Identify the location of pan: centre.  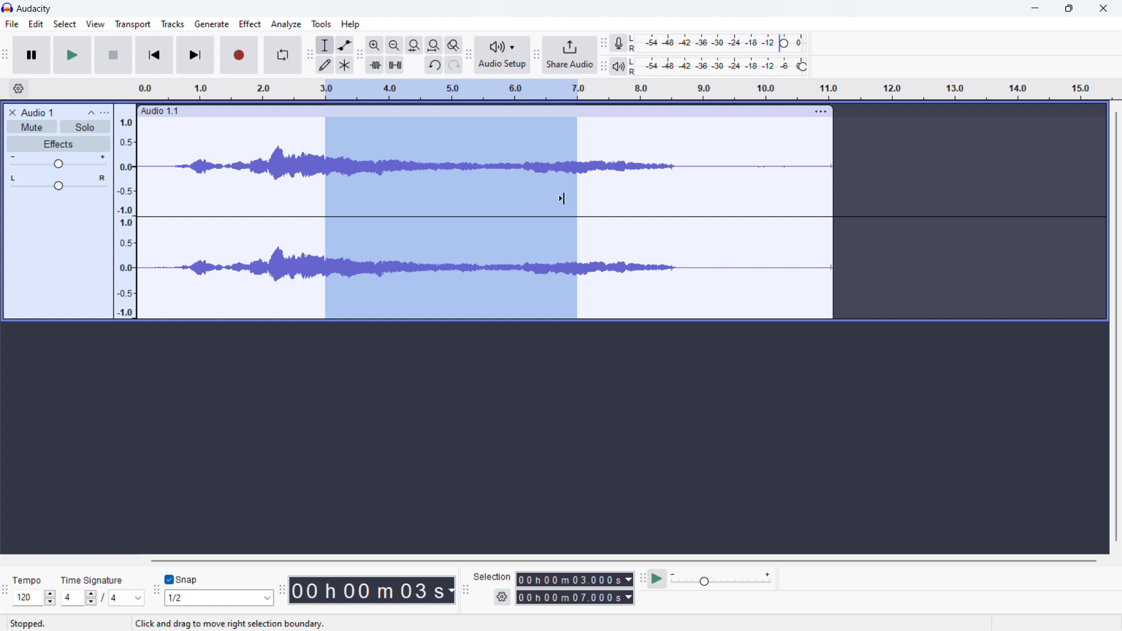
(58, 185).